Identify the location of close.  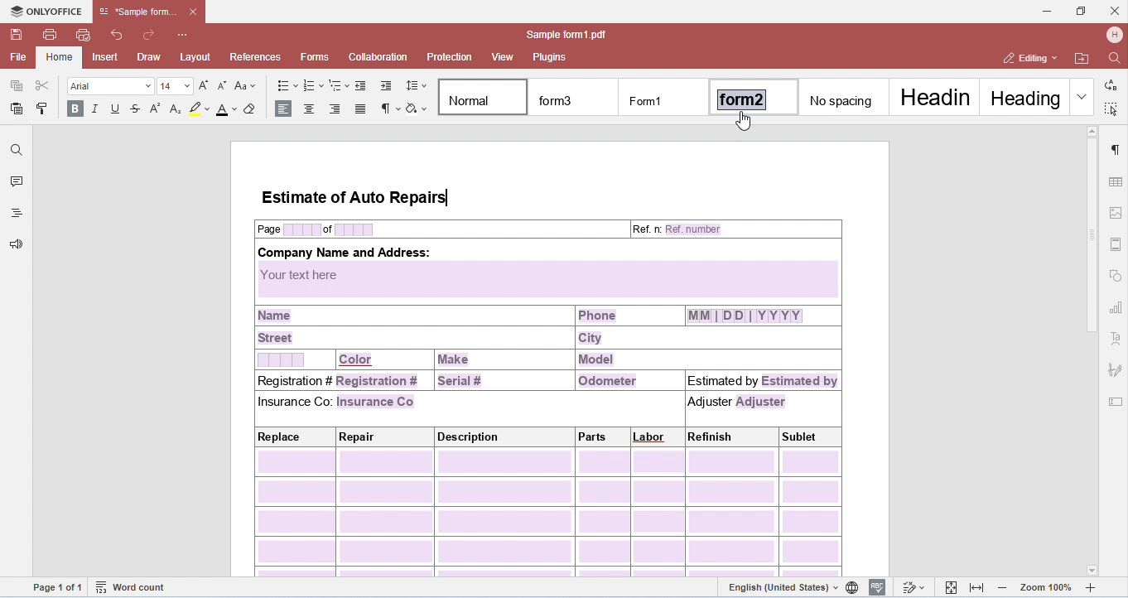
(195, 12).